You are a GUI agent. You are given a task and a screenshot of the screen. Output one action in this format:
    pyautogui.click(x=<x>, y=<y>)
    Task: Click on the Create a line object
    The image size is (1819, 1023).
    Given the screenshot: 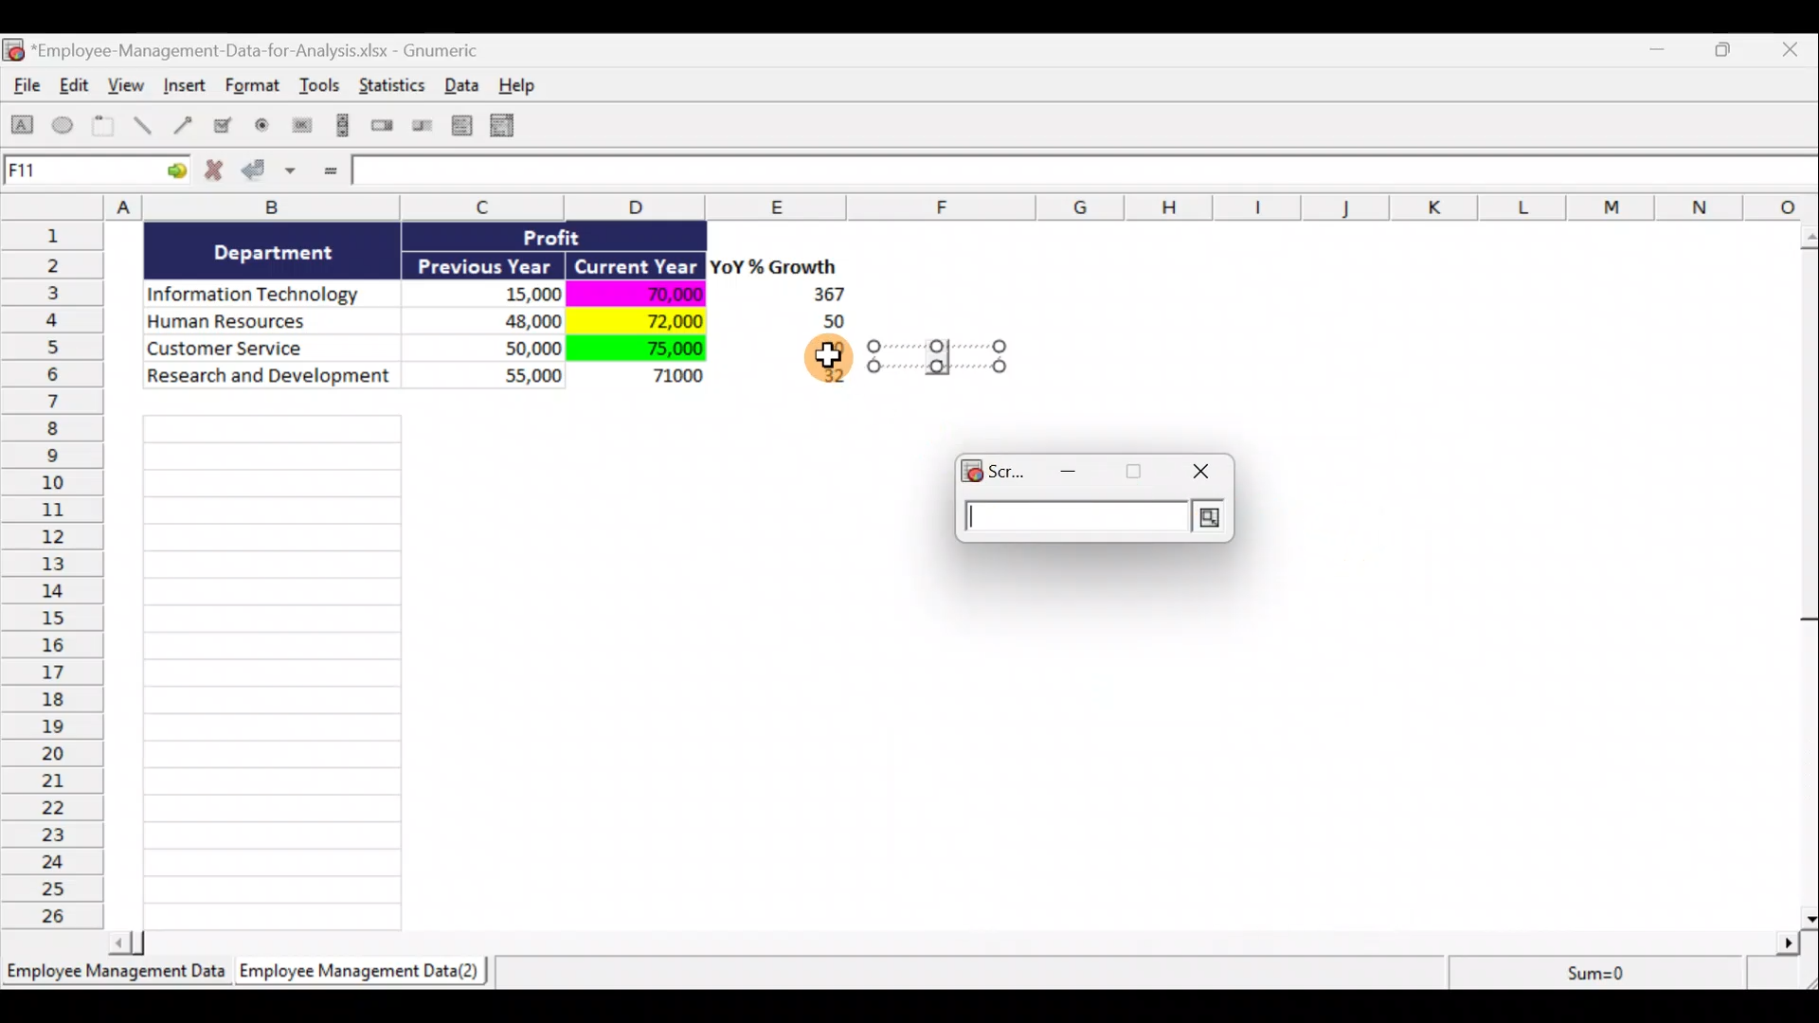 What is the action you would take?
    pyautogui.click(x=146, y=126)
    